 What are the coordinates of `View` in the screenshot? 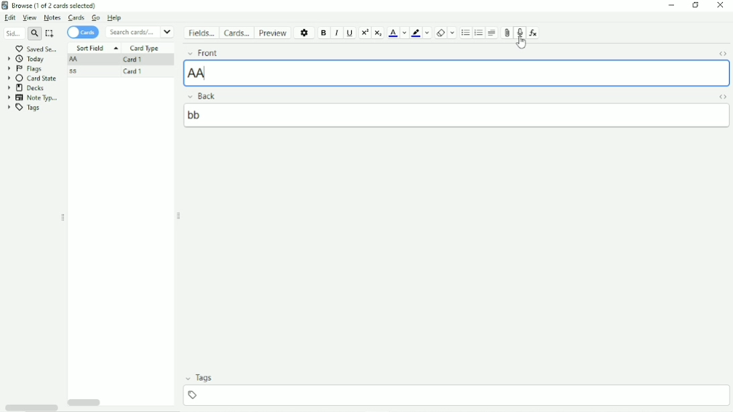 It's located at (30, 17).